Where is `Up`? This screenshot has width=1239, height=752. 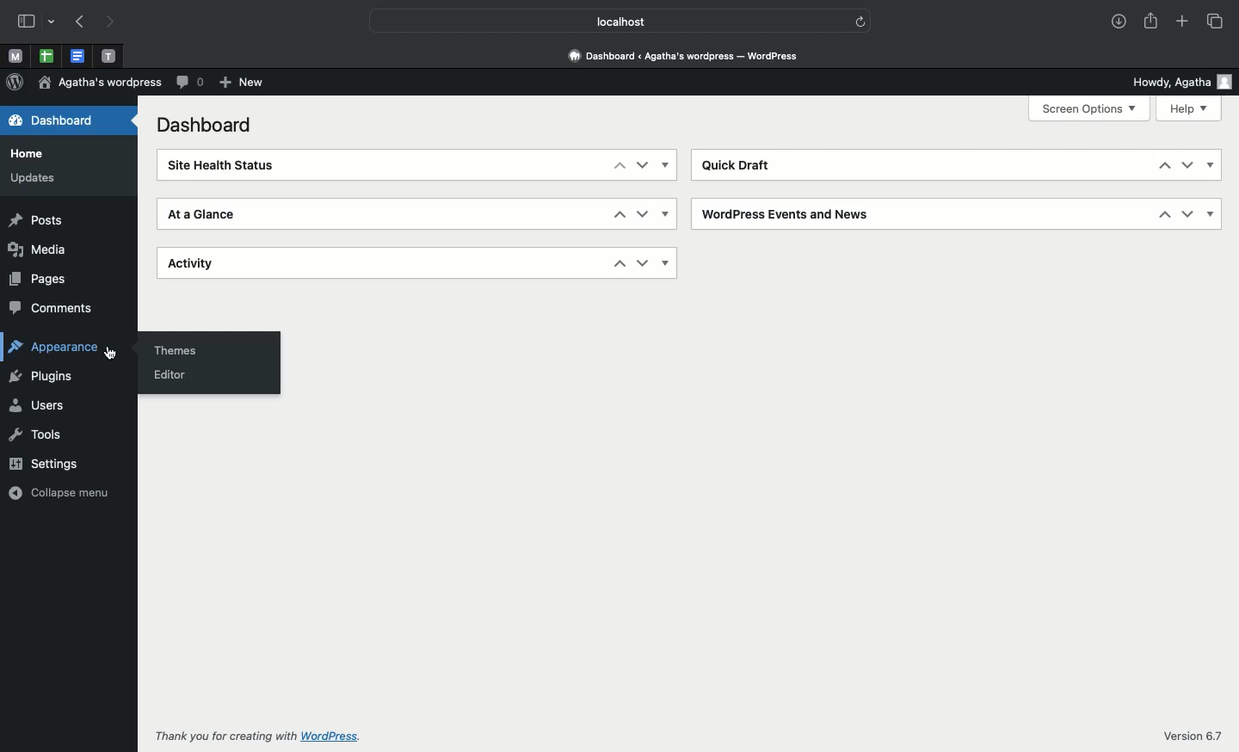
Up is located at coordinates (1164, 165).